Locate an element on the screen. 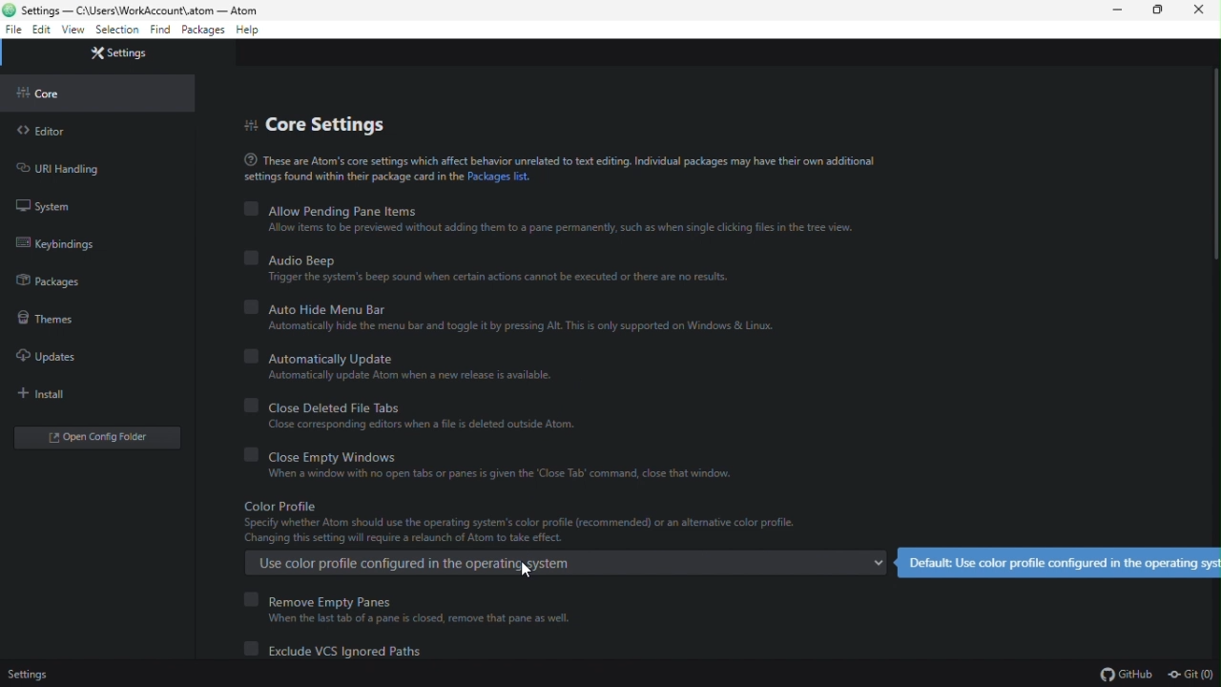 This screenshot has height=687, width=1221. find  is located at coordinates (160, 31).